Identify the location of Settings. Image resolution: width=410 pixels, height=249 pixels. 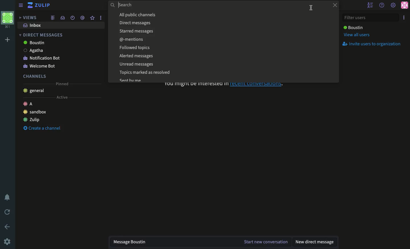
(8, 241).